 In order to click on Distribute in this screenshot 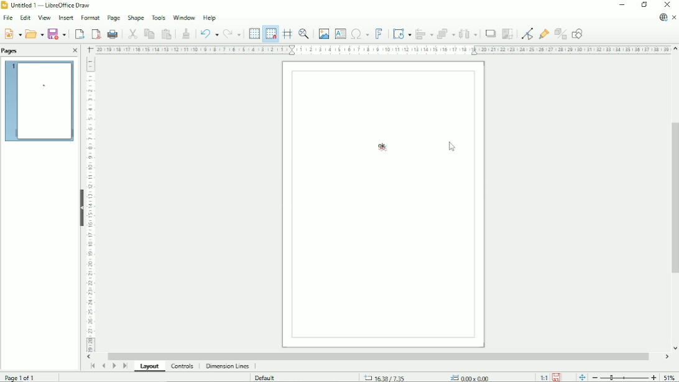, I will do `click(469, 34)`.